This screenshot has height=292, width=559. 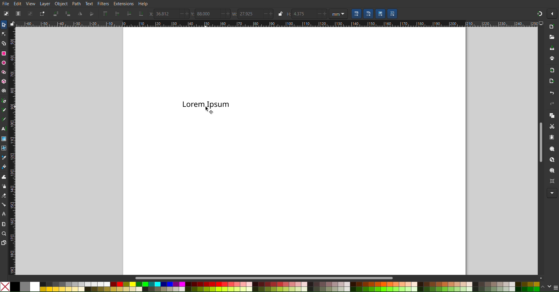 I want to click on LPE Tool, so click(x=3, y=215).